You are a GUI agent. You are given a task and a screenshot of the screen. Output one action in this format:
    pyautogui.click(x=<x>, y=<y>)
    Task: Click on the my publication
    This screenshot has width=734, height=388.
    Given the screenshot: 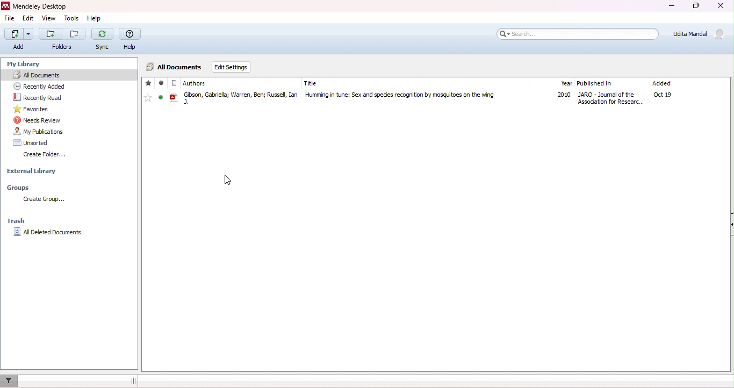 What is the action you would take?
    pyautogui.click(x=38, y=131)
    